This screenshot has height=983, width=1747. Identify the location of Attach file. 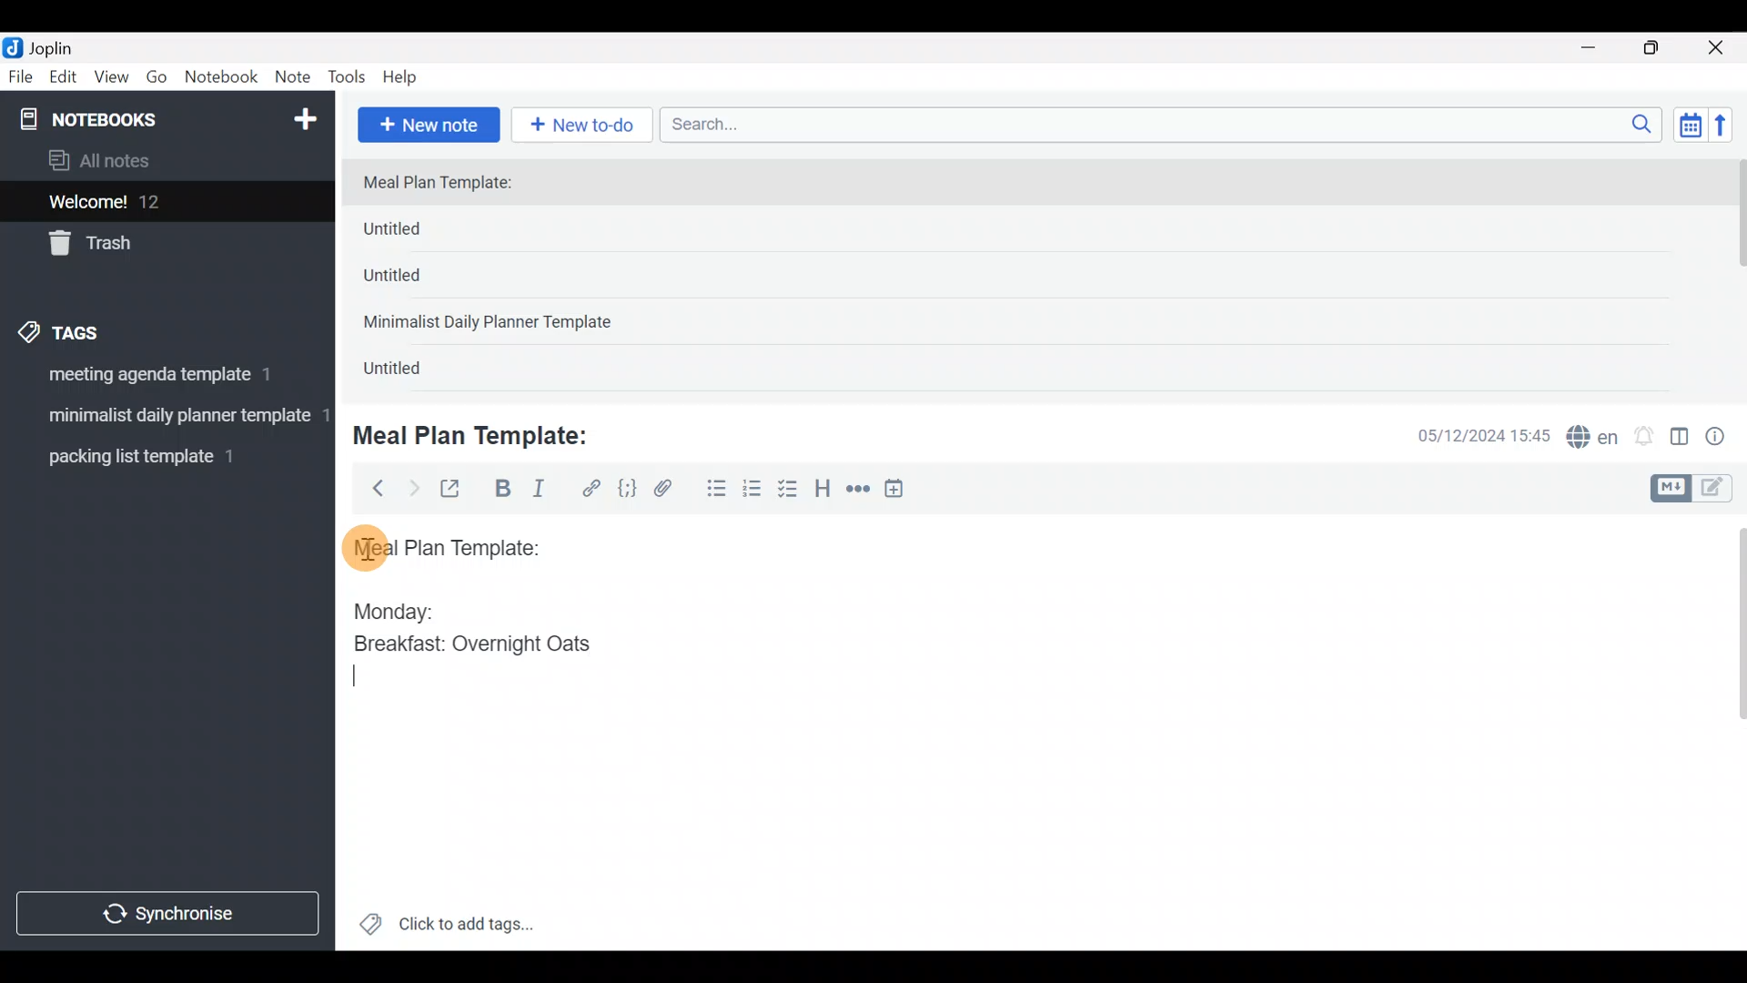
(669, 491).